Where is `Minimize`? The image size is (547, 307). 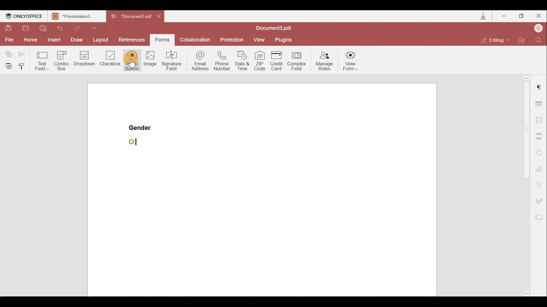 Minimize is located at coordinates (504, 16).